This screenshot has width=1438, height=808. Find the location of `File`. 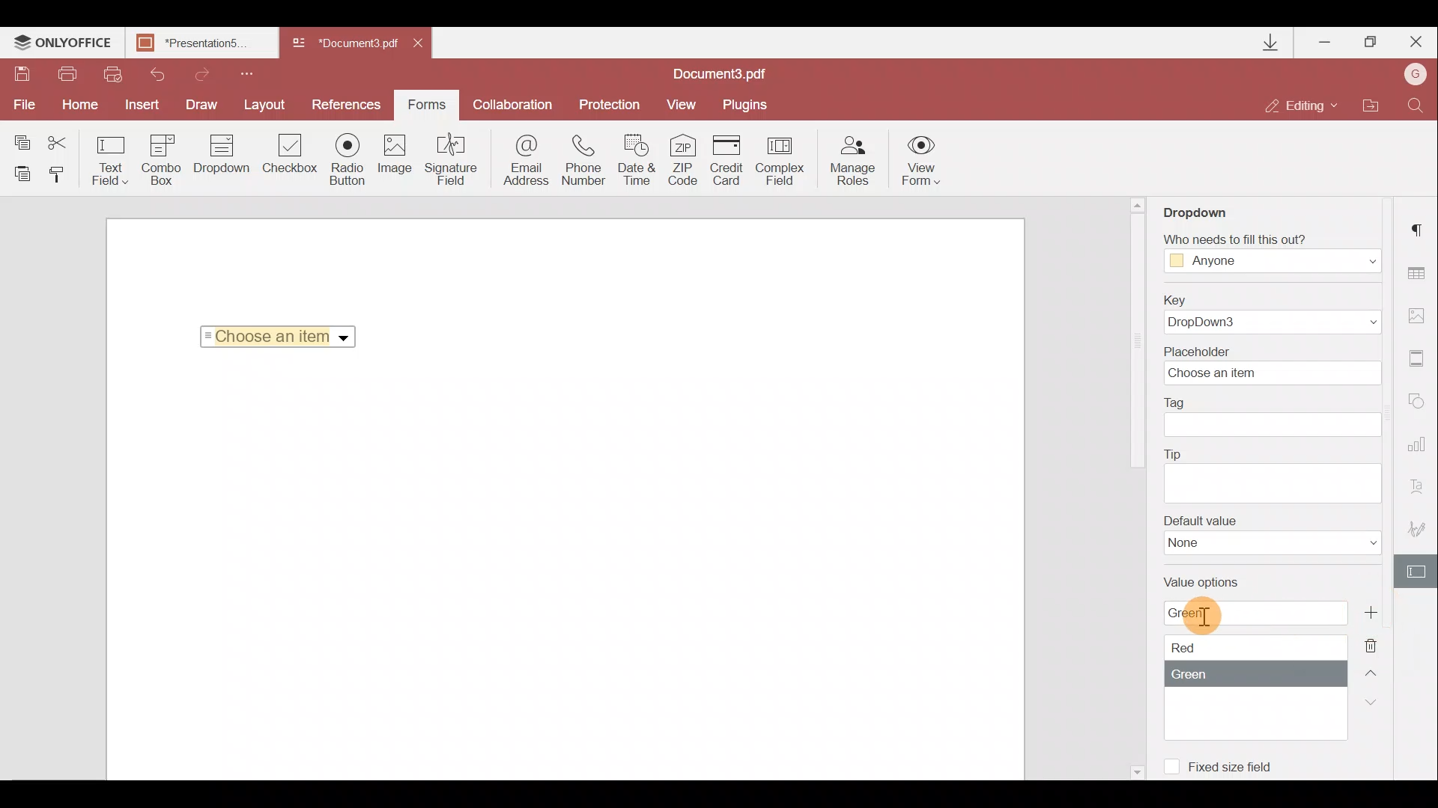

File is located at coordinates (25, 106).